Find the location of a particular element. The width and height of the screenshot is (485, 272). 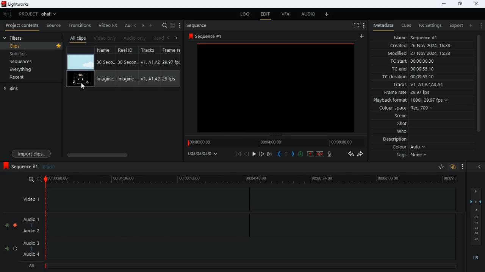

audio 4 is located at coordinates (33, 256).